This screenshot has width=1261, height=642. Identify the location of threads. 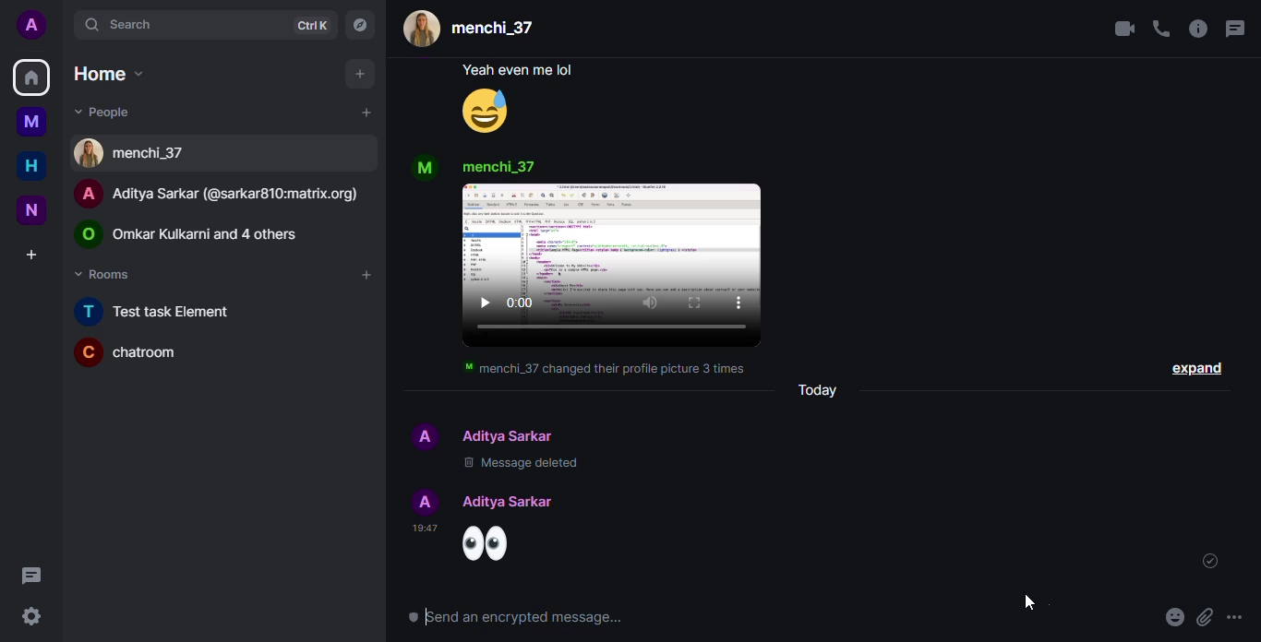
(1233, 29).